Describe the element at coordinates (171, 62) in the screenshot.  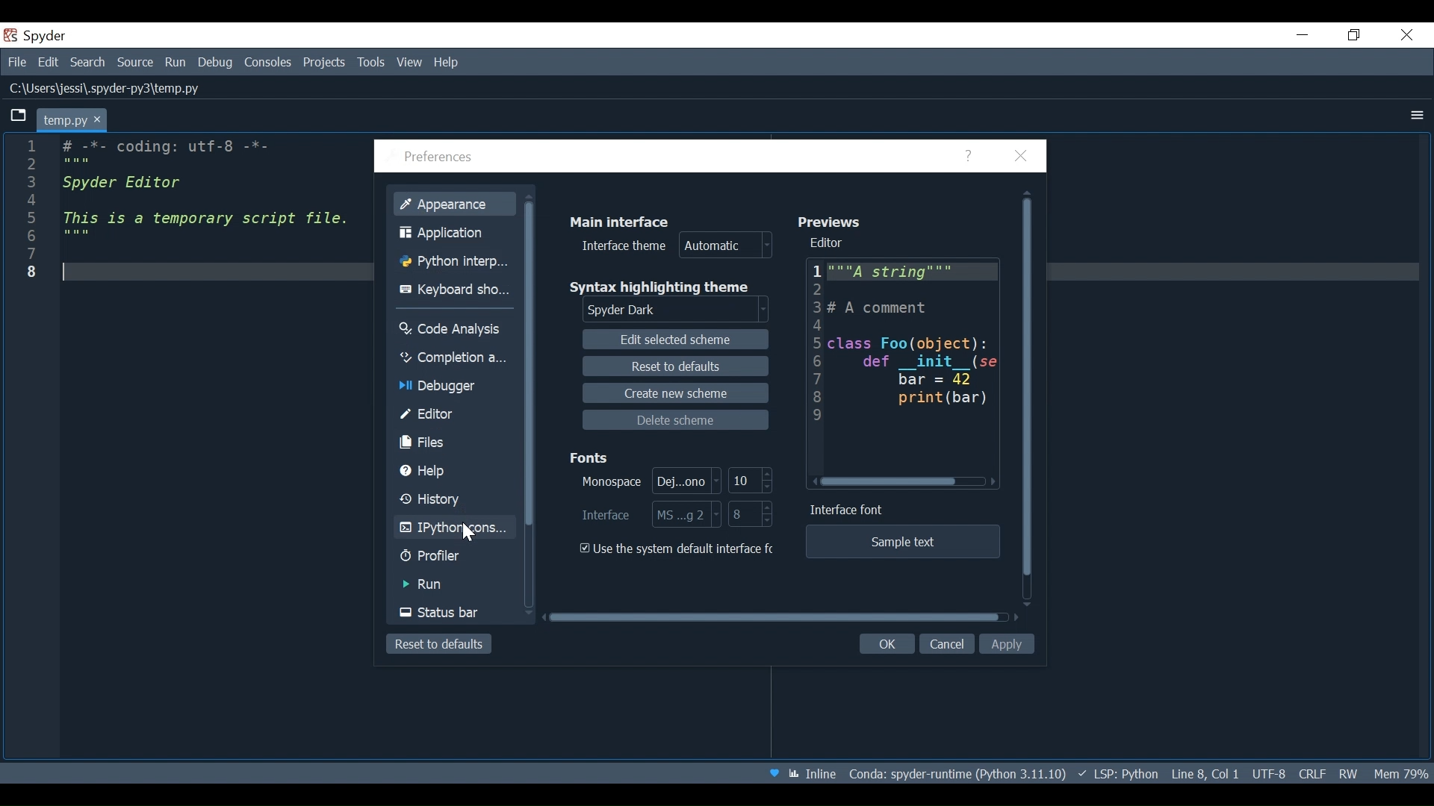
I see `Run` at that location.